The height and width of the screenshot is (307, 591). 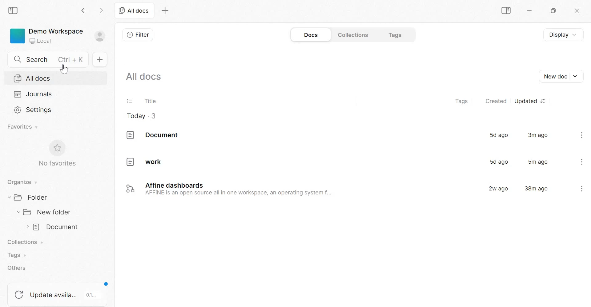 What do you see at coordinates (21, 182) in the screenshot?
I see `Organize` at bounding box center [21, 182].